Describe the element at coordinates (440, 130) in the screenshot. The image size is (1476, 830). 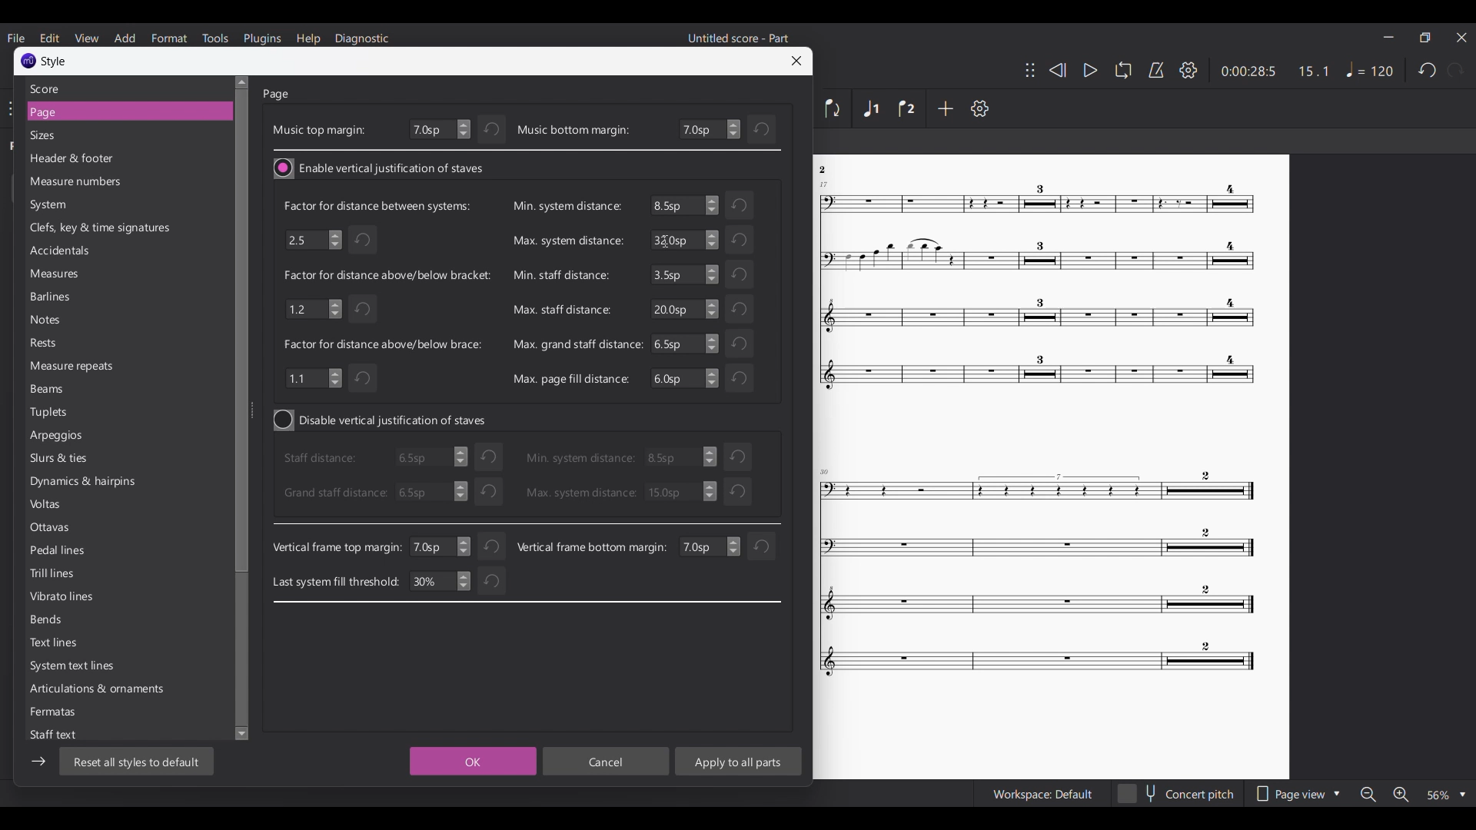
I see `Top margin settings` at that location.